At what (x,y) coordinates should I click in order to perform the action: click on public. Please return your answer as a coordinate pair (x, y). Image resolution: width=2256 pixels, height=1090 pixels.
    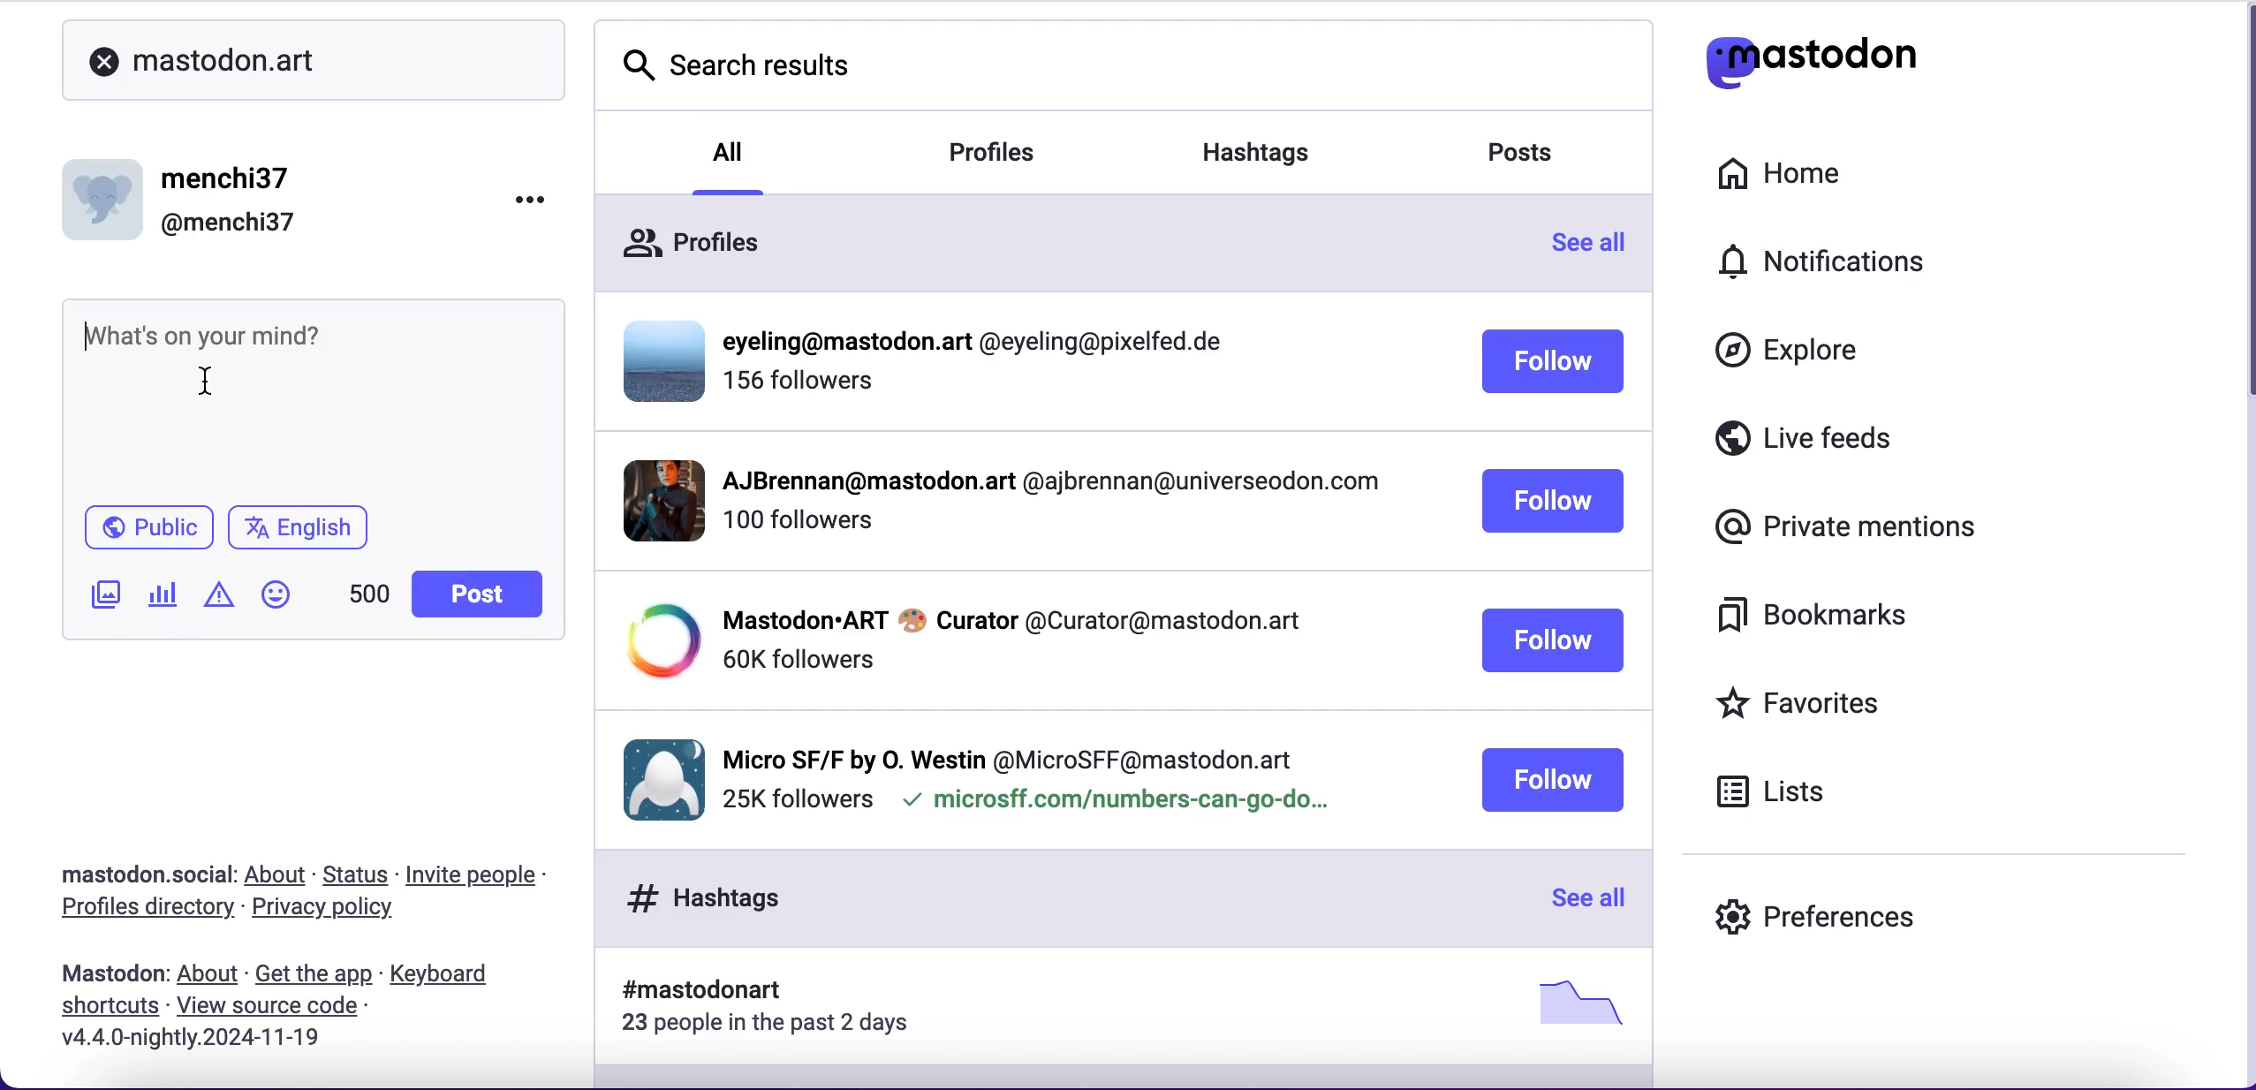
    Looking at the image, I should click on (142, 527).